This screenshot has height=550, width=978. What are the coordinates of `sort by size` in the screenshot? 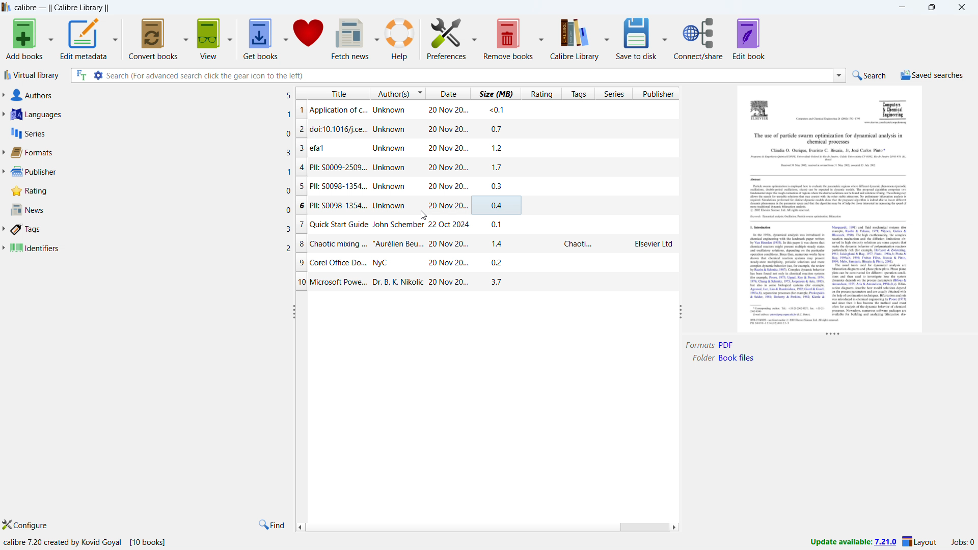 It's located at (494, 94).